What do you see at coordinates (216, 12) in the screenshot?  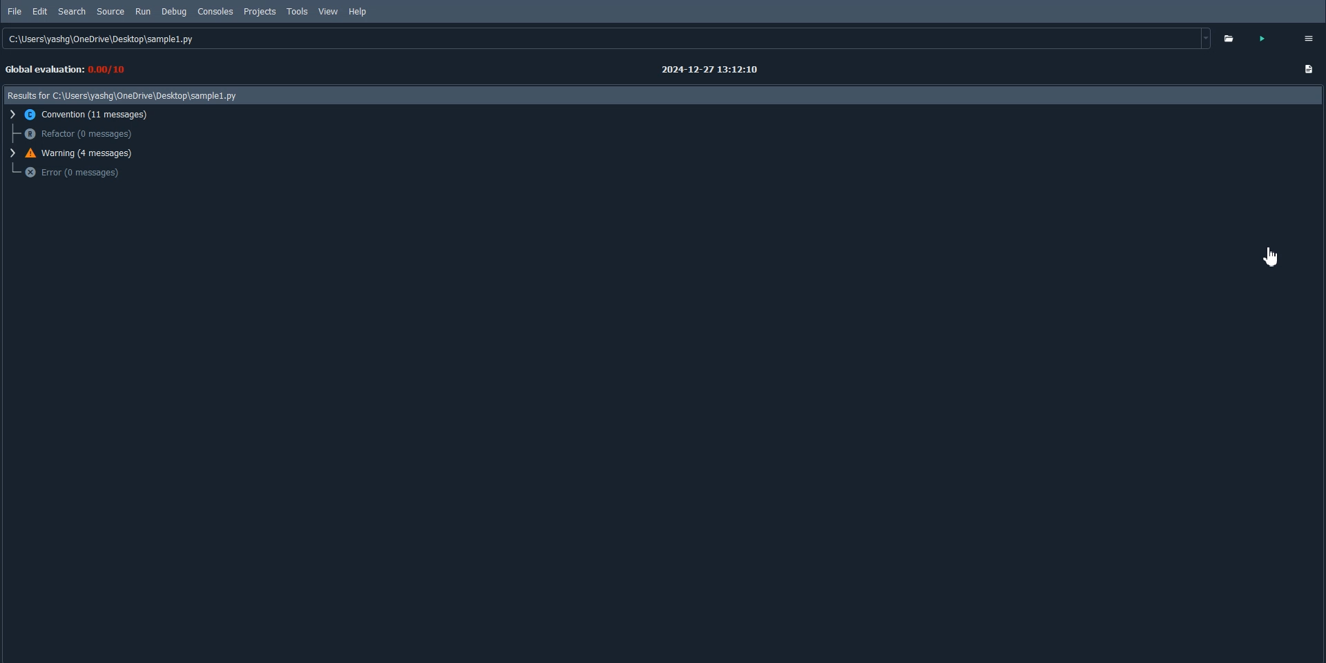 I see `Consoles` at bounding box center [216, 12].